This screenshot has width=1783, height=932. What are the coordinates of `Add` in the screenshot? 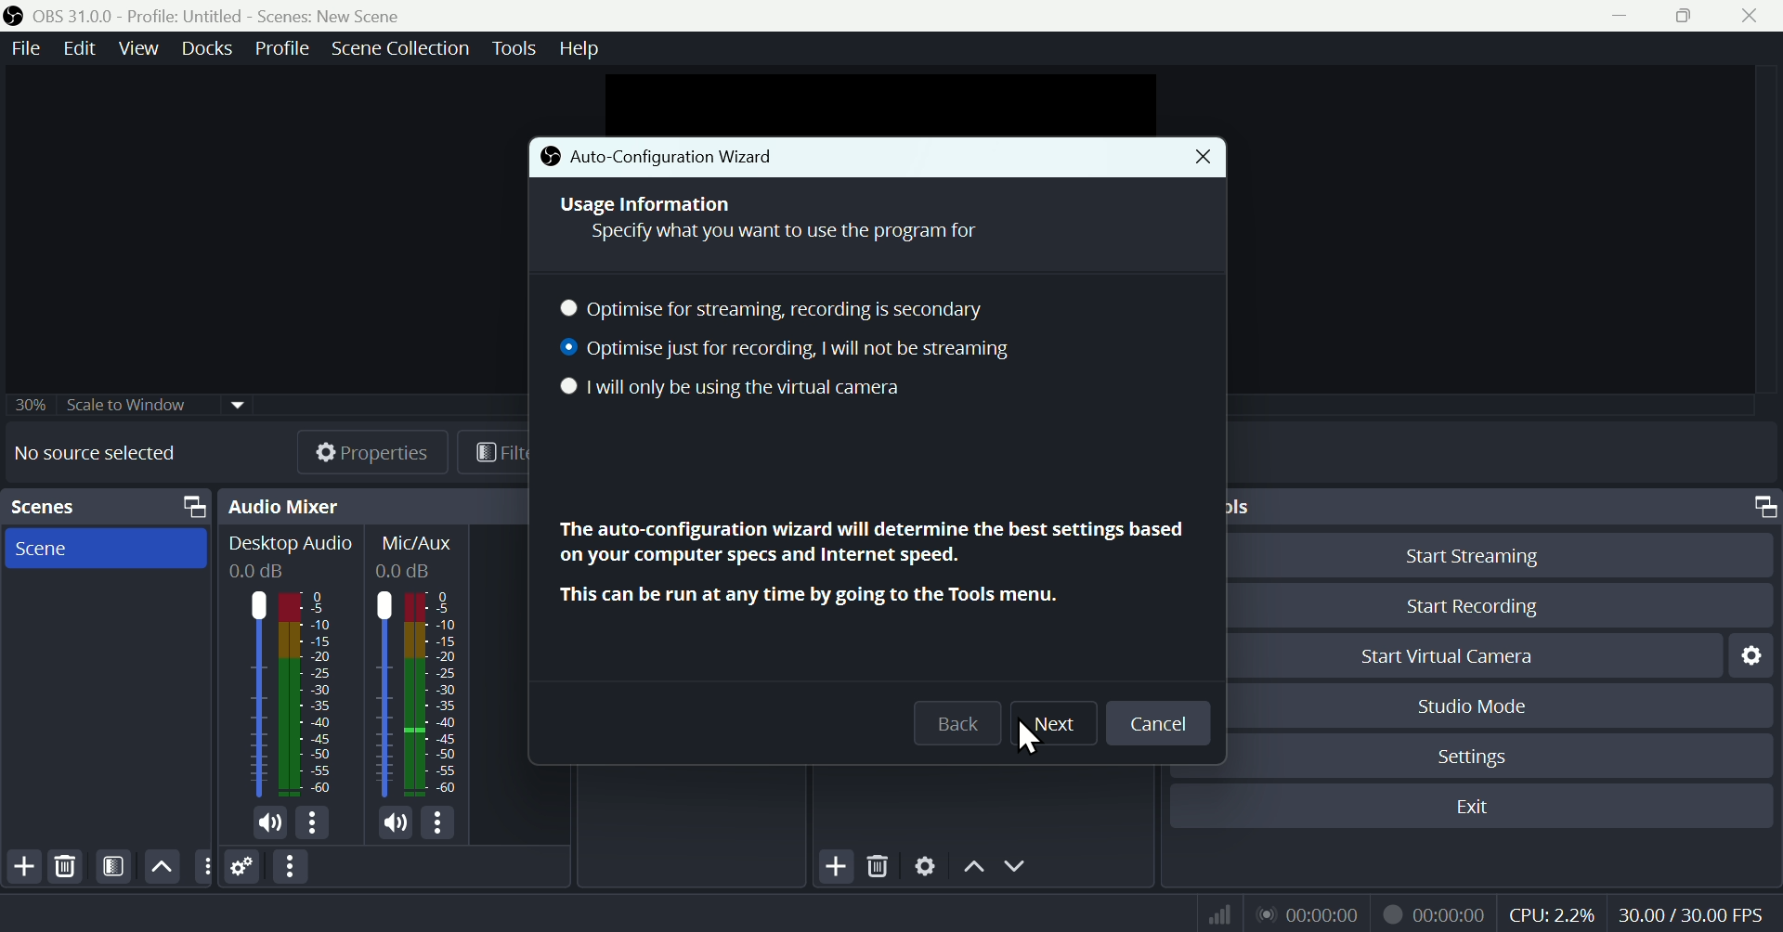 It's located at (834, 864).